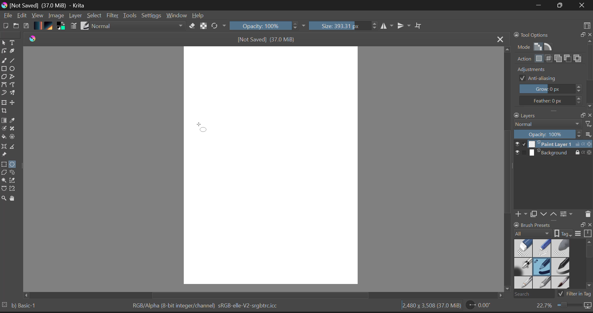 Image resolution: width=593 pixels, height=313 pixels. I want to click on Zoom, so click(4, 198).